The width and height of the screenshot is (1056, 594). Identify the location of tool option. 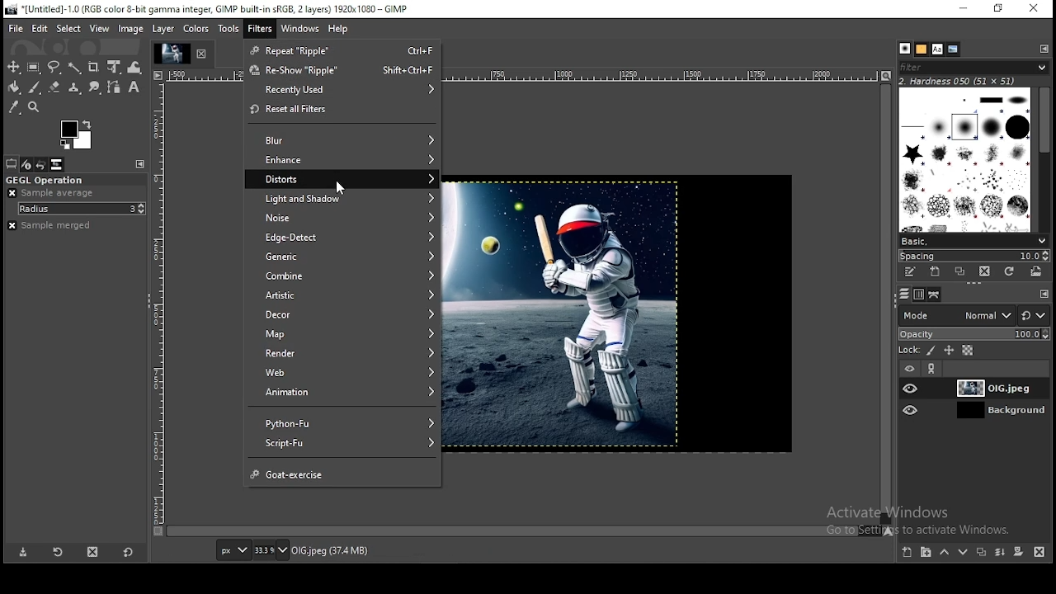
(12, 164).